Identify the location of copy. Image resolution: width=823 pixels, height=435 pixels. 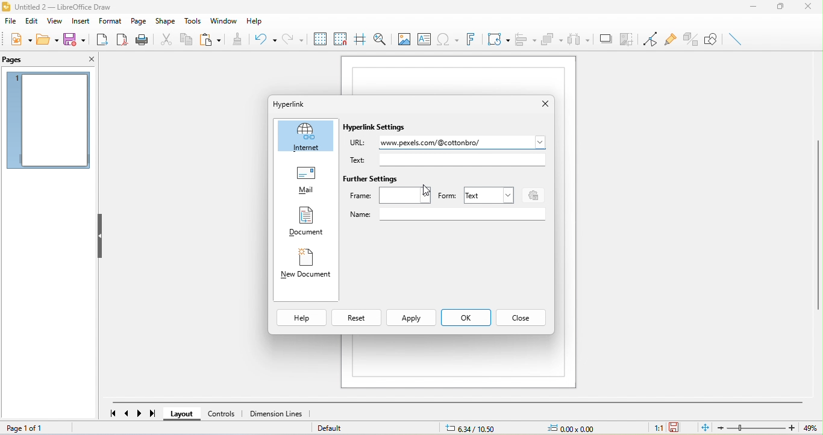
(183, 39).